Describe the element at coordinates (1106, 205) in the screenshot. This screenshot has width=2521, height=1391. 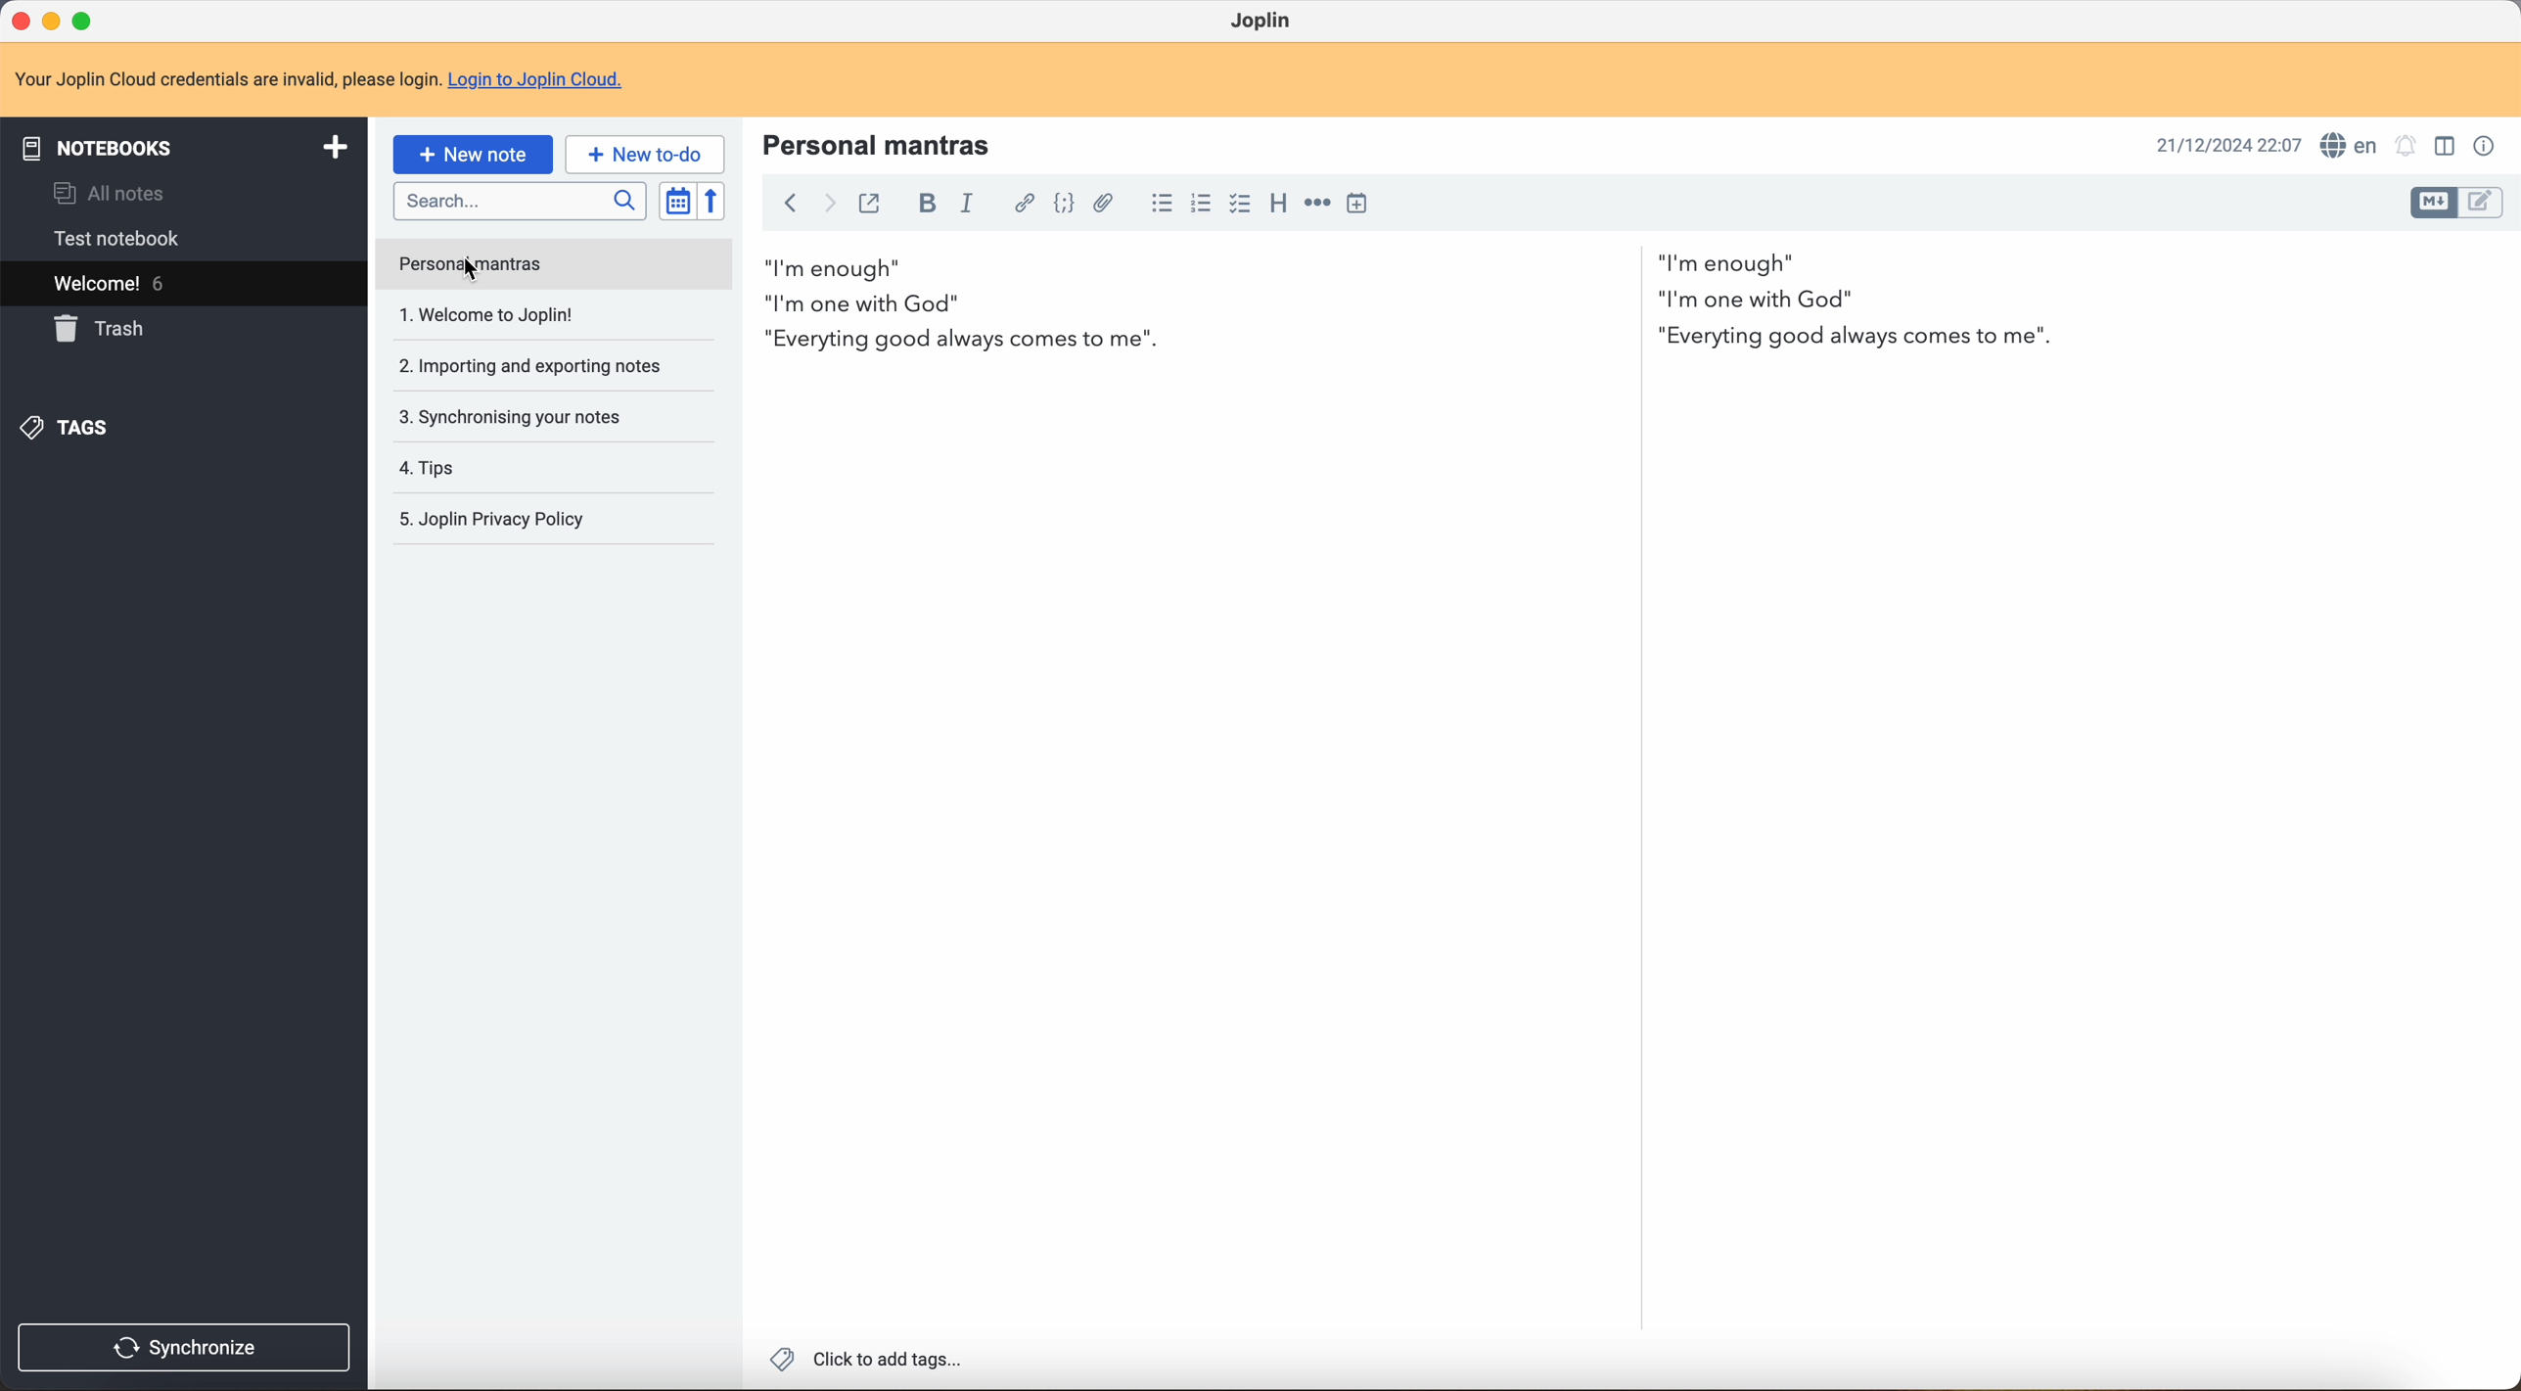
I see `attach file` at that location.